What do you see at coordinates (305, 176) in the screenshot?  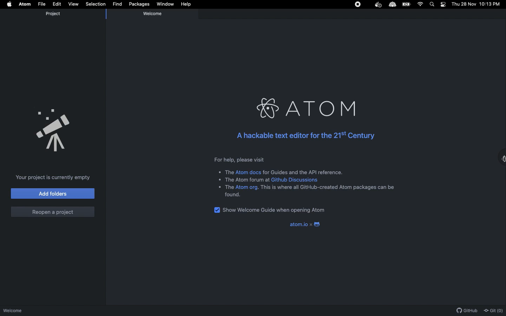 I see `For help, please visit
+ The Atom docs for Guides and the API reference.
« The Atom forum at Github Discussions
+ The Atom org. This is where all GitHub-created Atom packages can be
found.` at bounding box center [305, 176].